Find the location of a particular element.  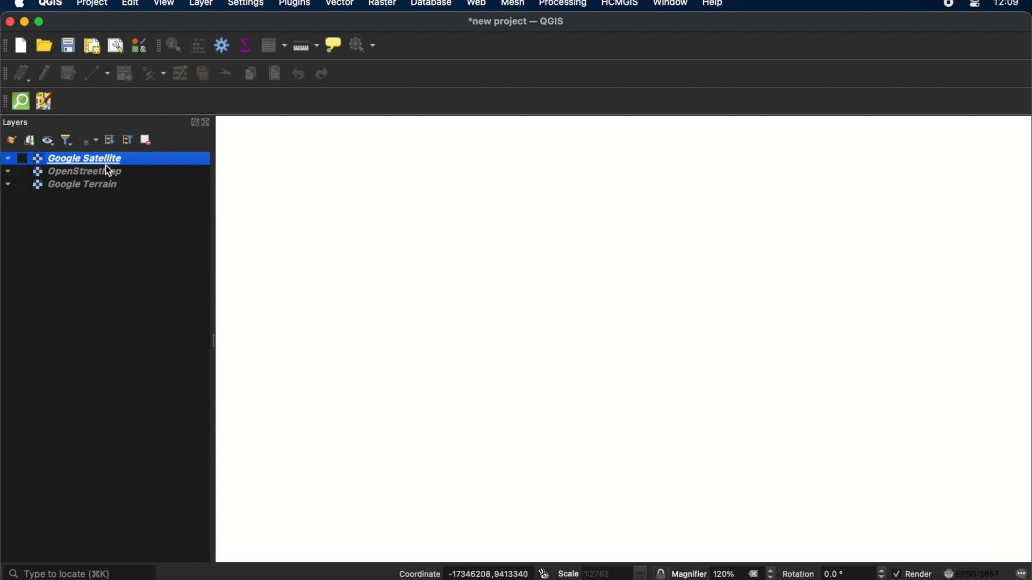

measure line is located at coordinates (307, 45).